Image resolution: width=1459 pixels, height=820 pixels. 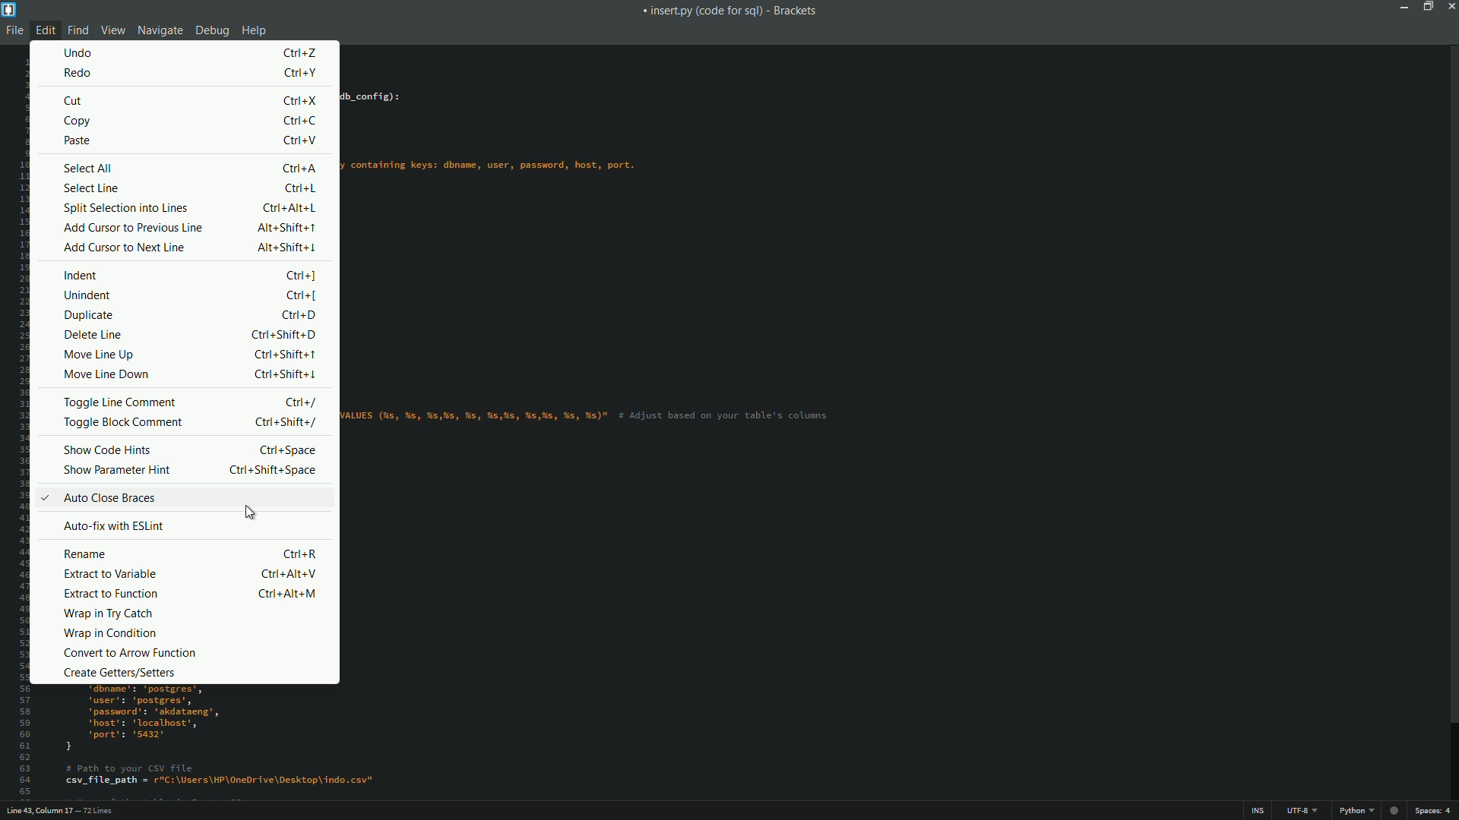 I want to click on « insert.py (code for sql) - Brackets, so click(x=733, y=13).